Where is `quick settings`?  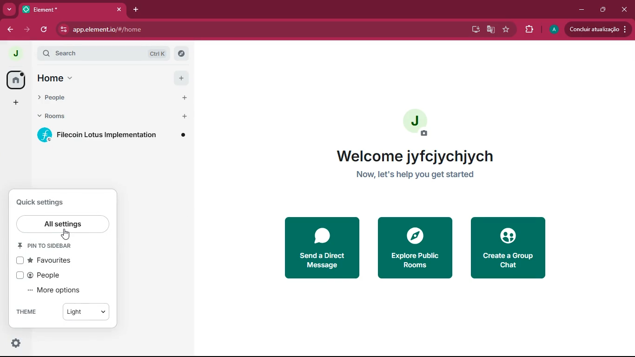 quick settings is located at coordinates (16, 343).